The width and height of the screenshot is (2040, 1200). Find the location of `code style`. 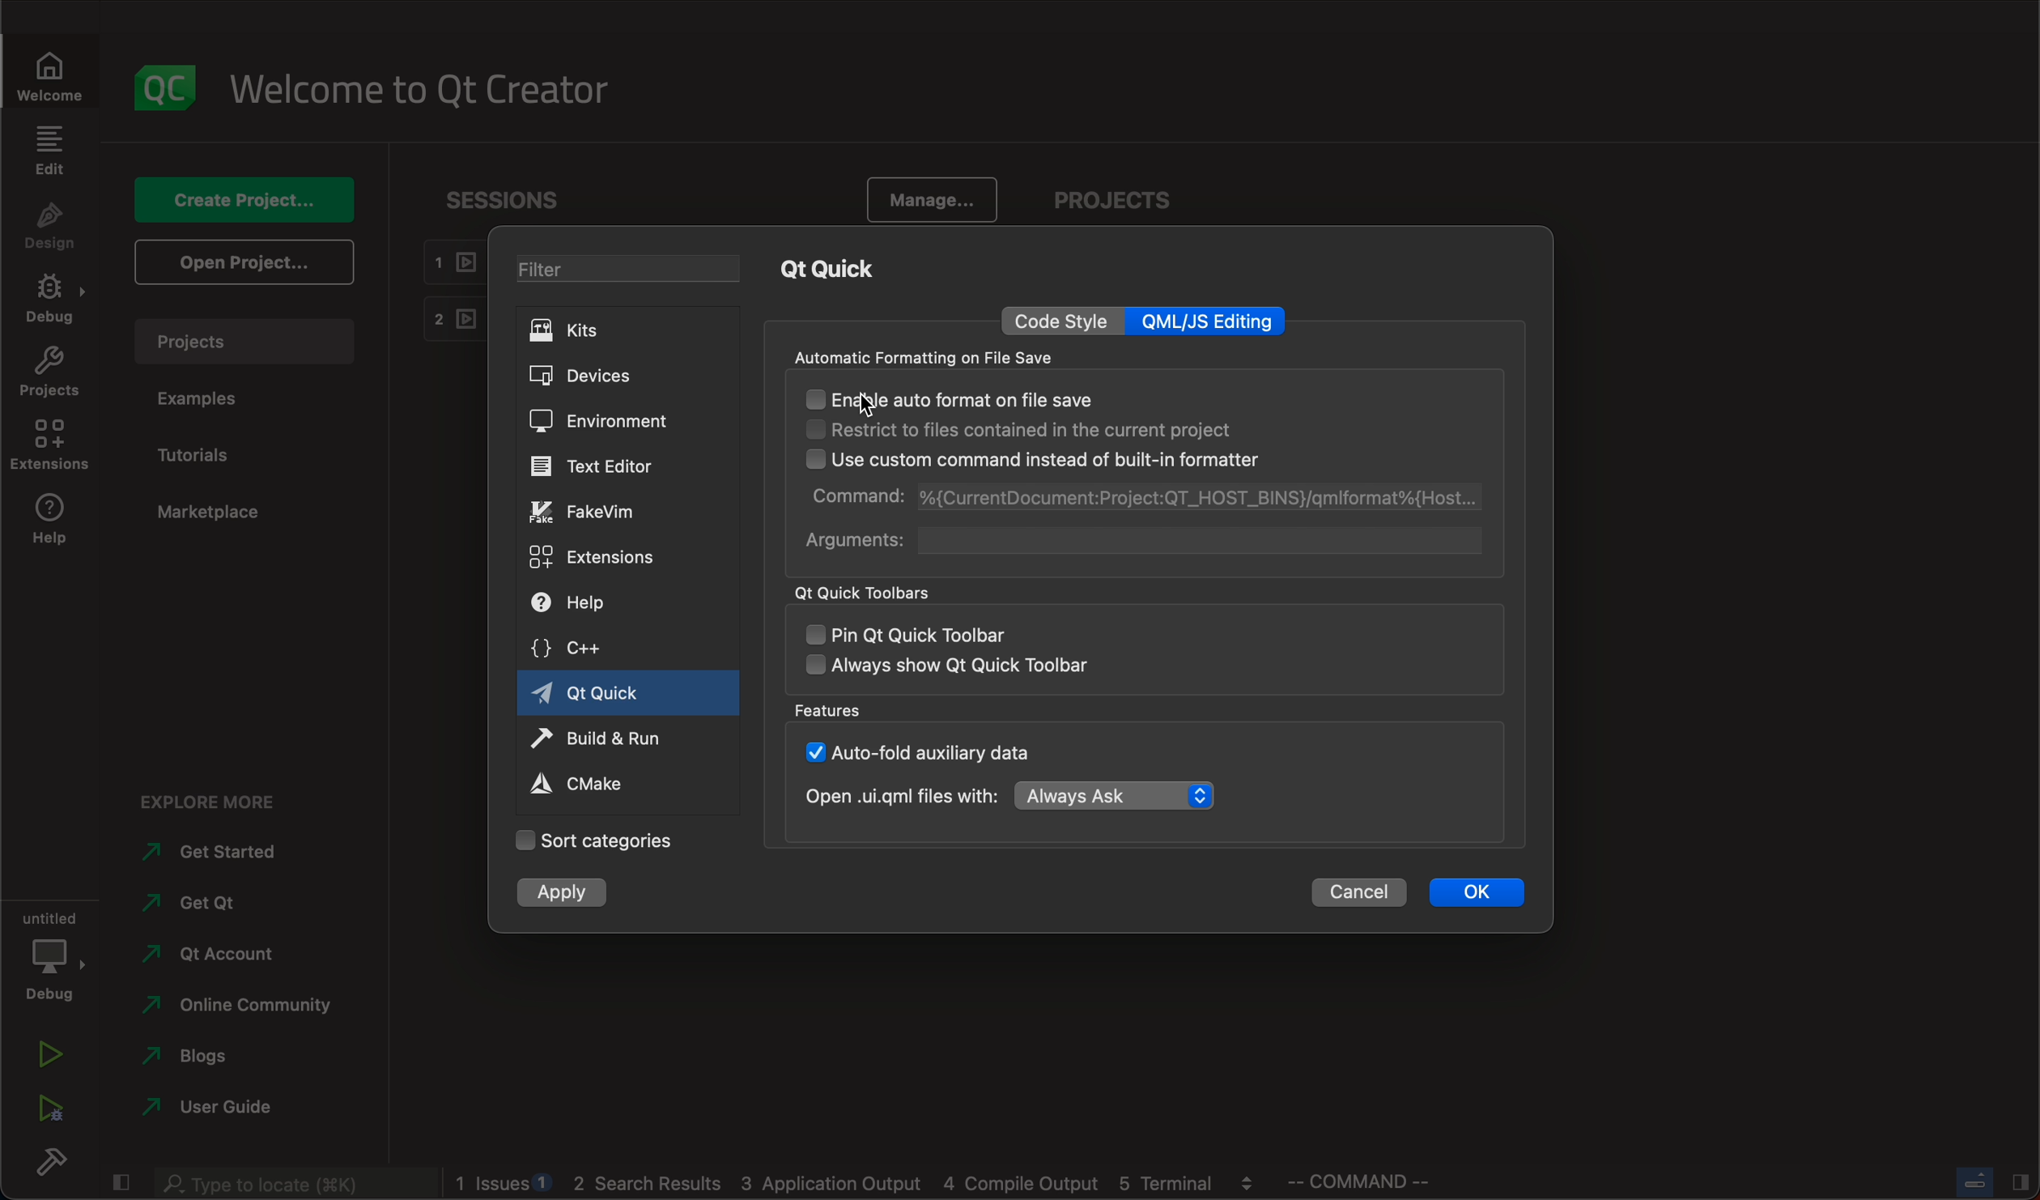

code style is located at coordinates (1063, 322).